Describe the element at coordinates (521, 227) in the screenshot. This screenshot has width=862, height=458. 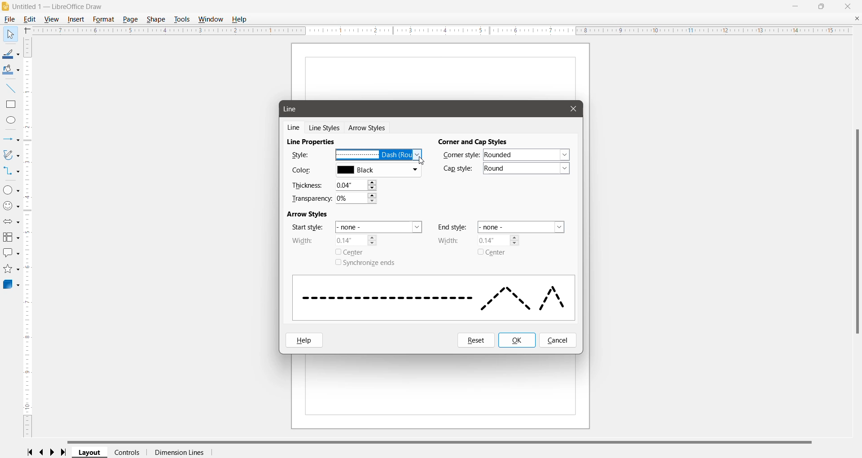
I see `Set the end style` at that location.